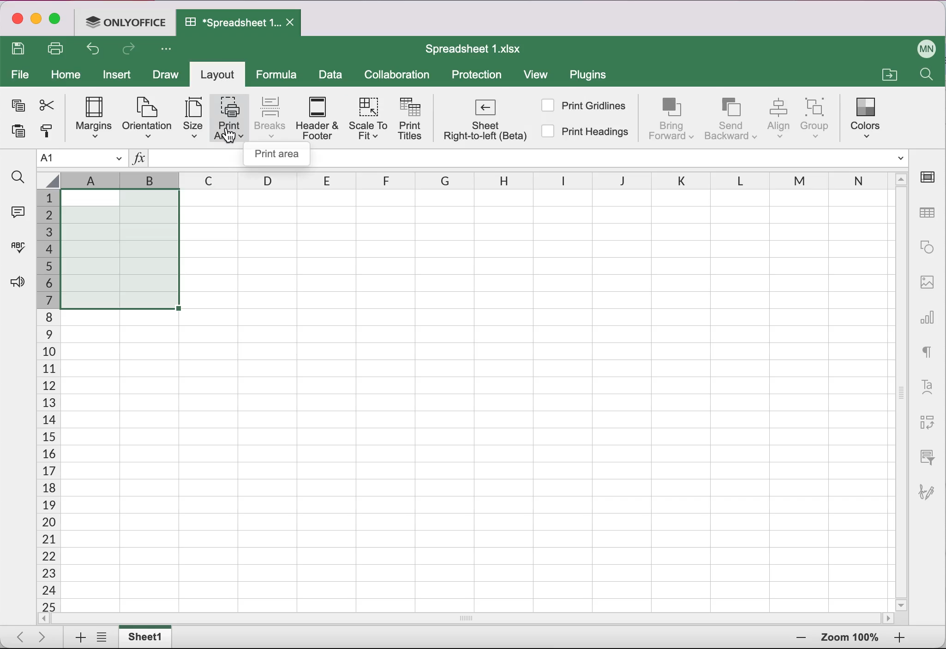  Describe the element at coordinates (146, 117) in the screenshot. I see `Orientation` at that location.